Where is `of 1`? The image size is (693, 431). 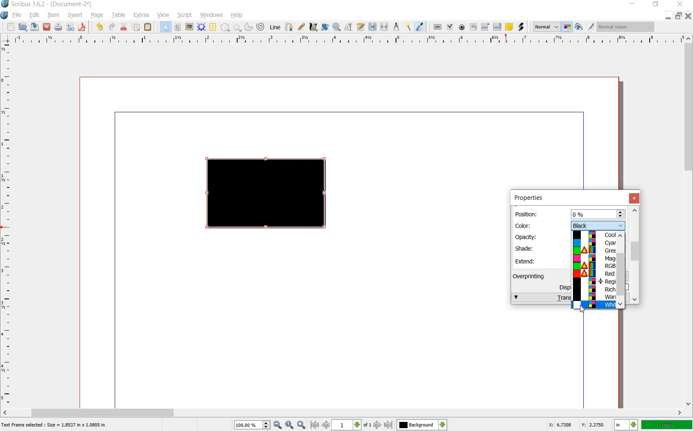 of 1 is located at coordinates (367, 426).